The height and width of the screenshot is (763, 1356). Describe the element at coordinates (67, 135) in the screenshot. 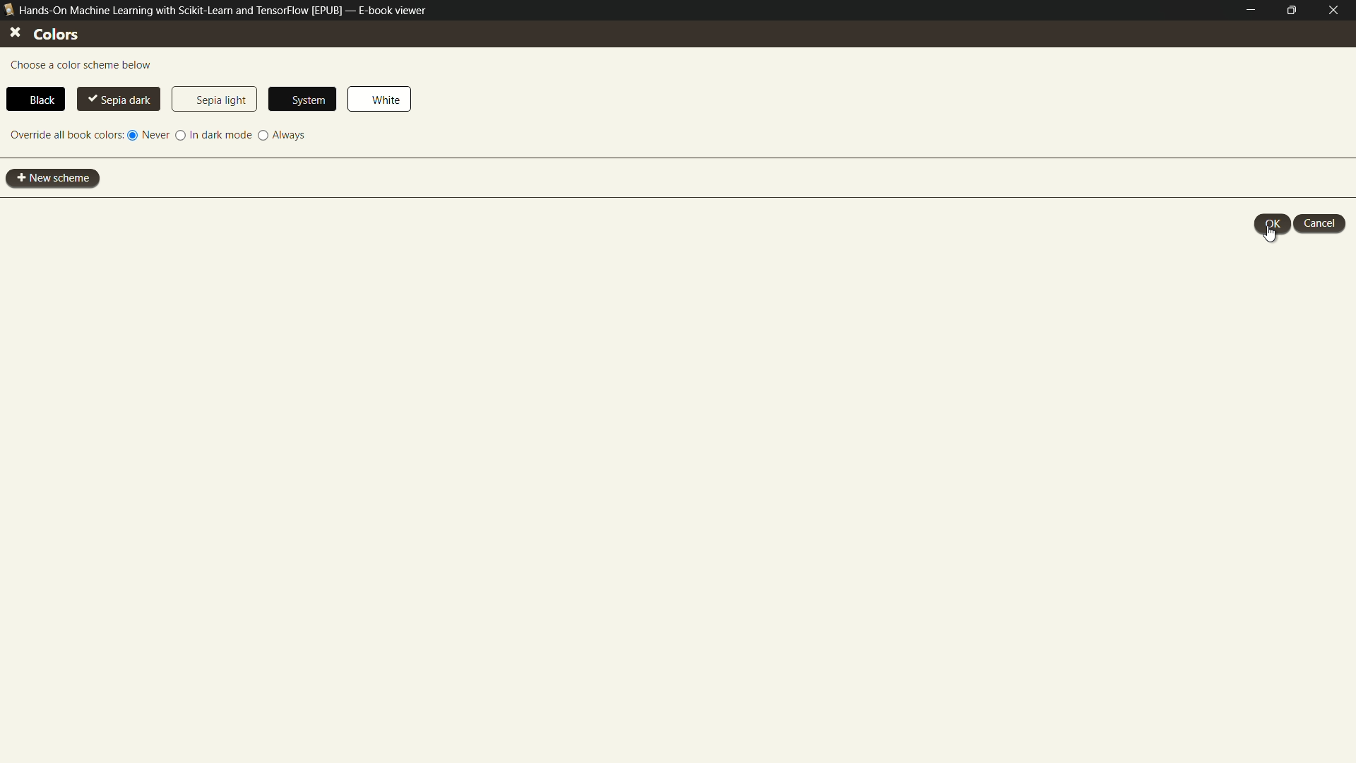

I see `override all book colors` at that location.